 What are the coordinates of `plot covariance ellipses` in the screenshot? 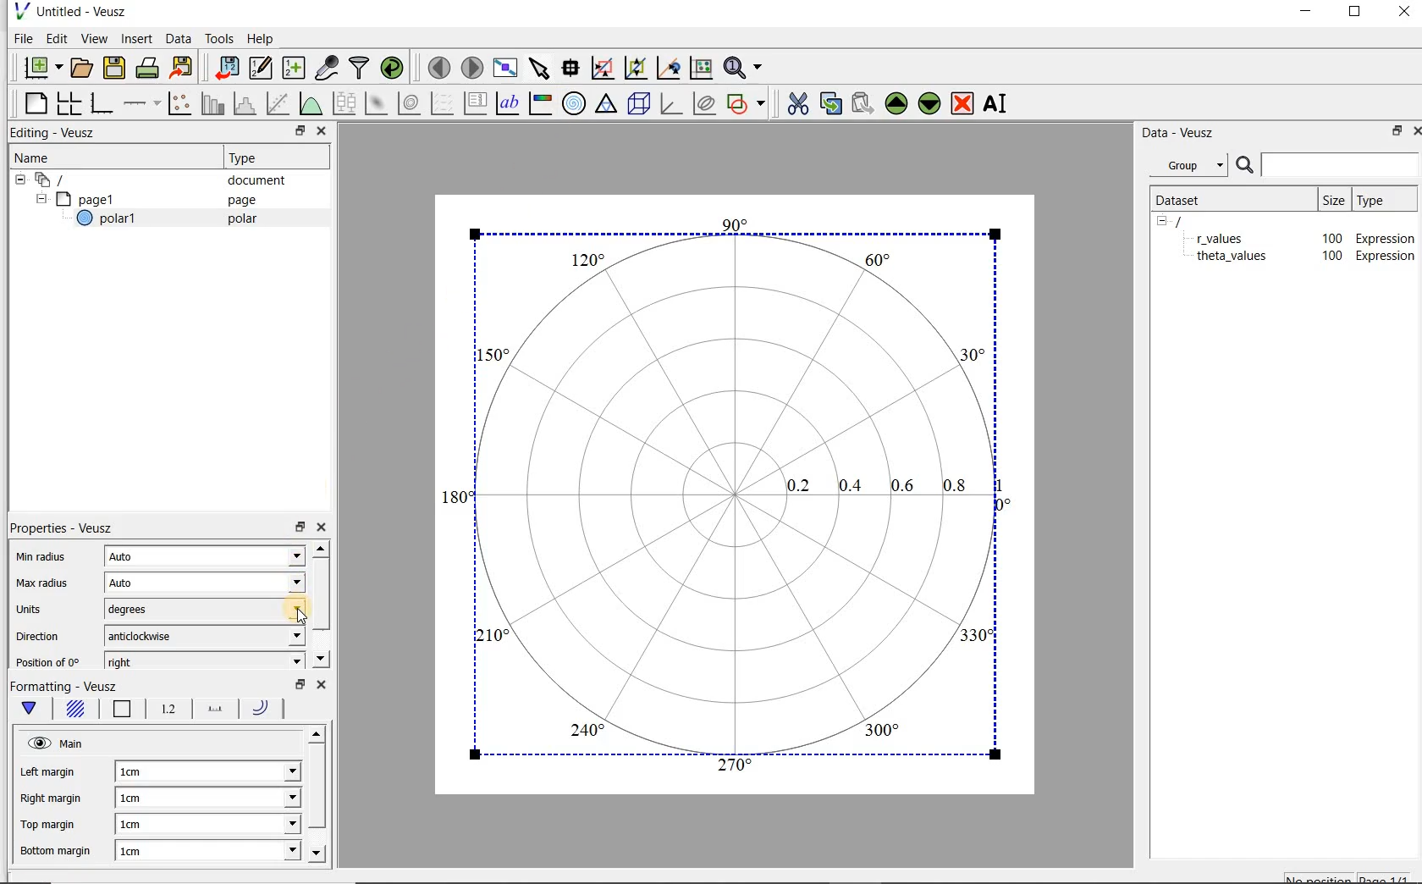 It's located at (705, 103).